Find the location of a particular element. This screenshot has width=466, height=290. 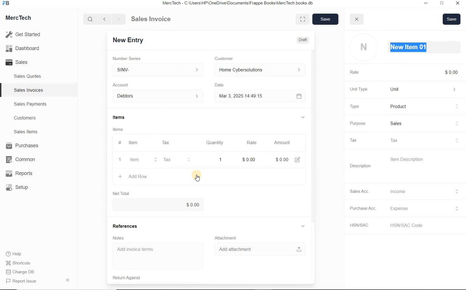

Items is located at coordinates (121, 129).